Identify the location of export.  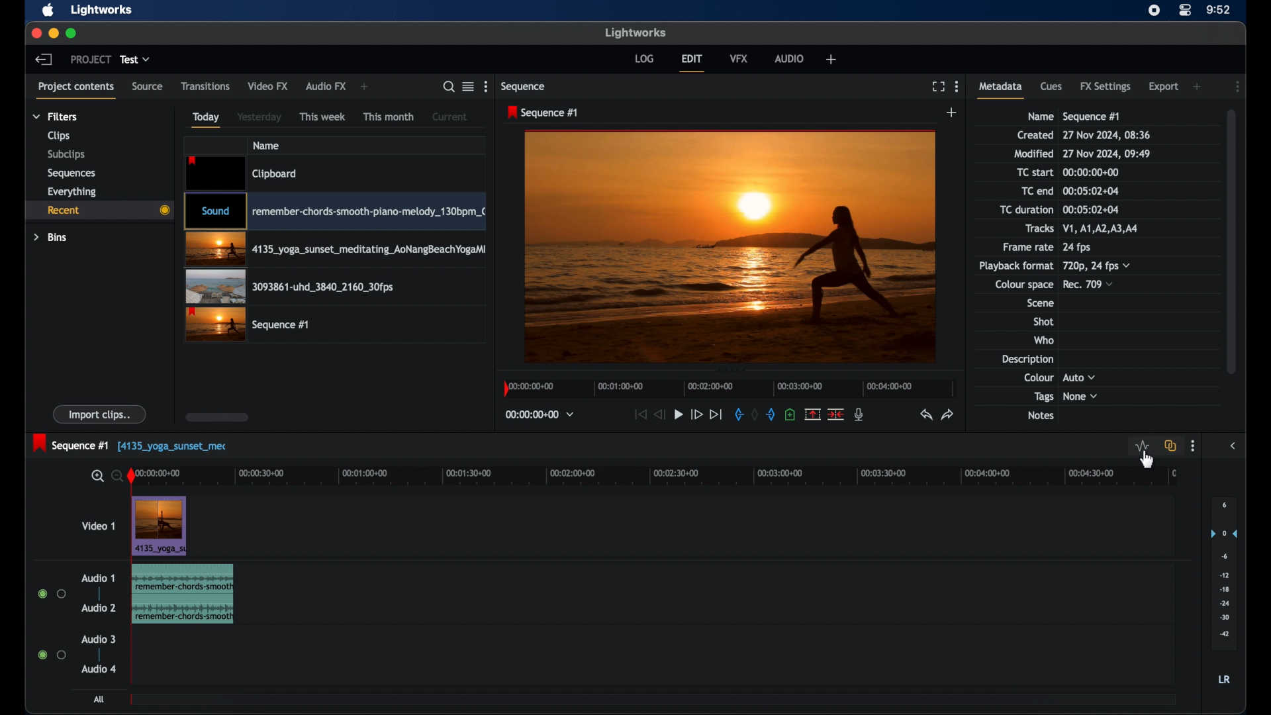
(1163, 87).